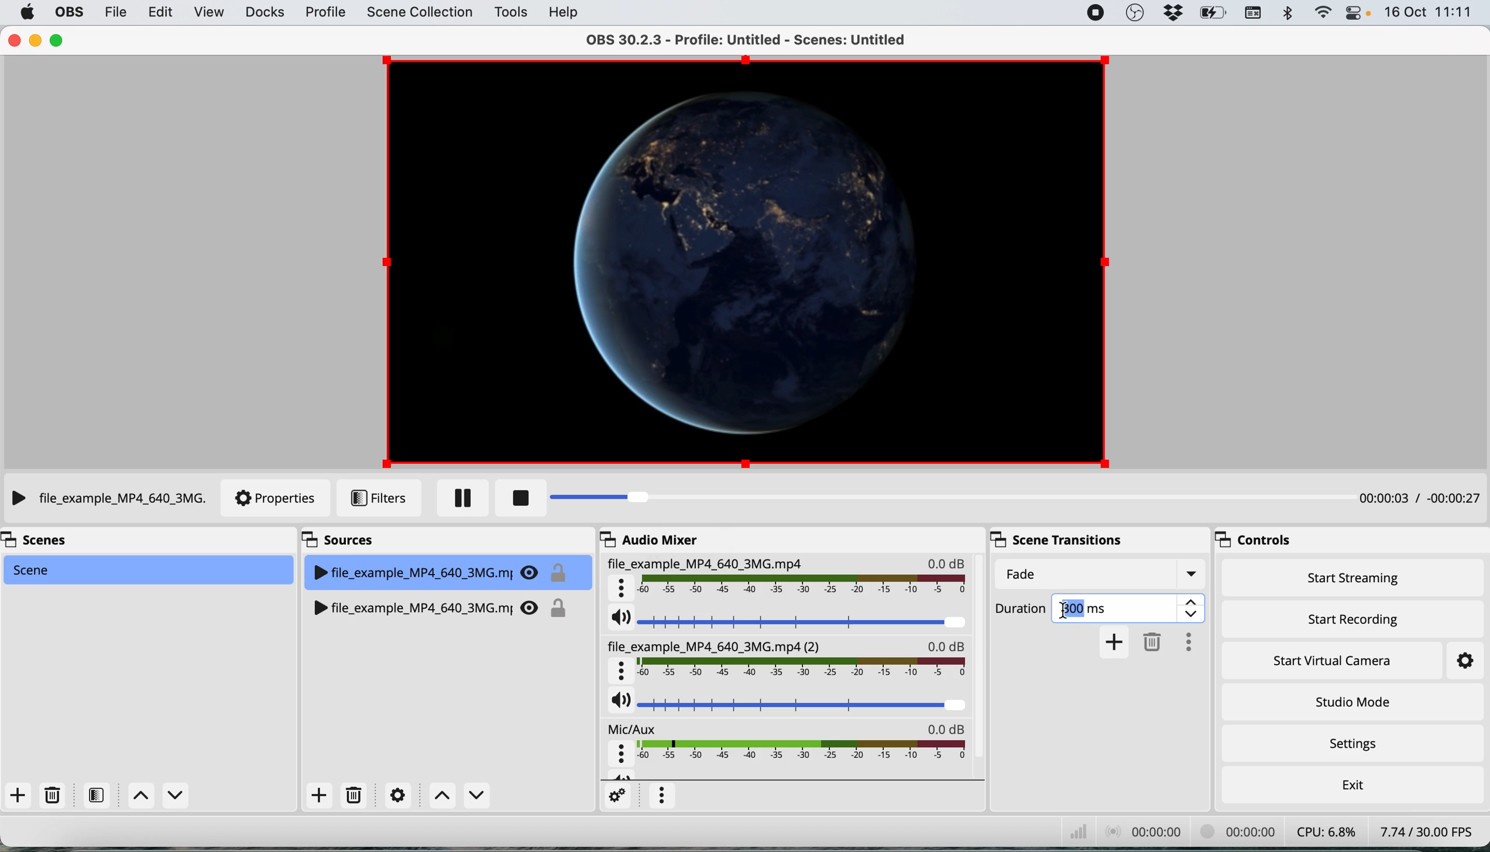  Describe the element at coordinates (784, 662) in the screenshot. I see `source audio` at that location.